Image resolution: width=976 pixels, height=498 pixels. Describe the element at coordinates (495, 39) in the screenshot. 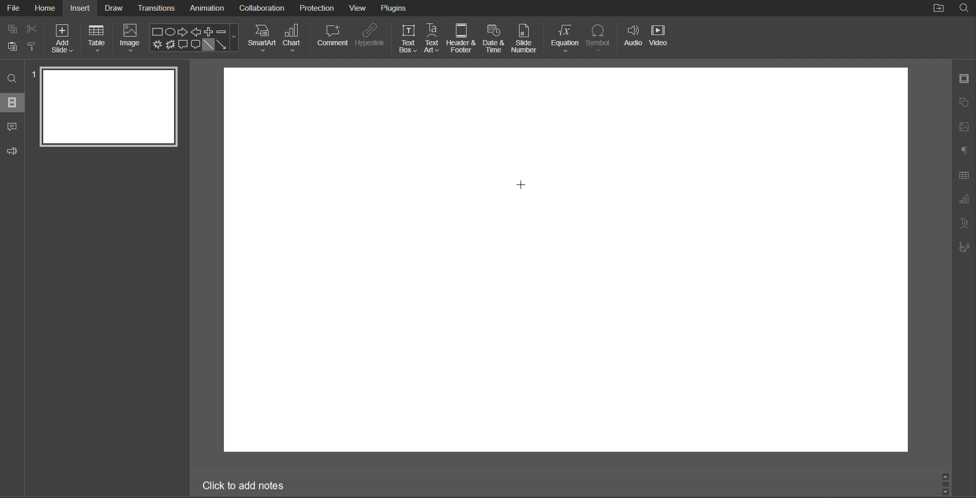

I see `Date & Time` at that location.